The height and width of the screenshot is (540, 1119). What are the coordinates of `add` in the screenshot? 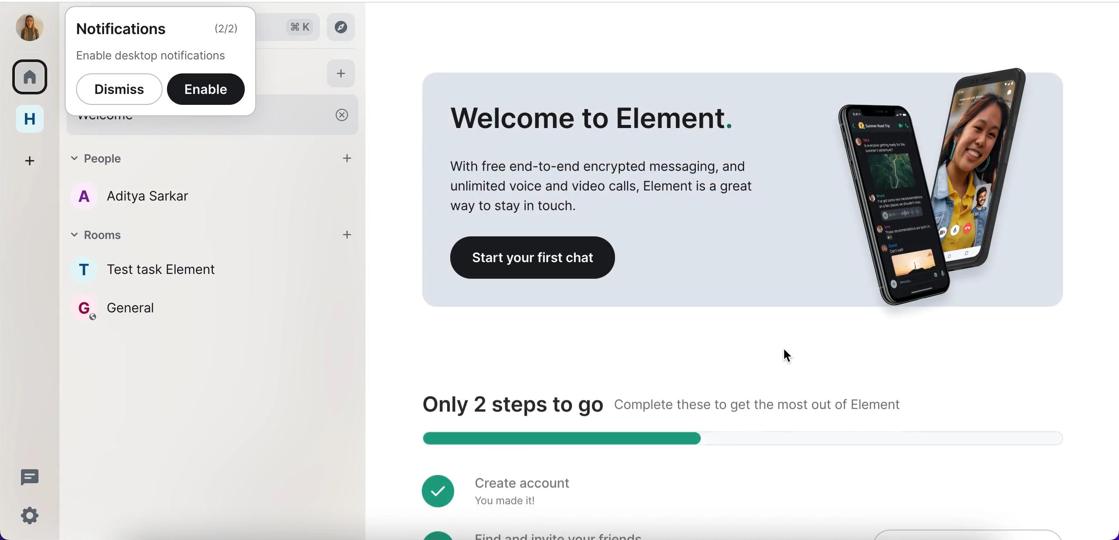 It's located at (343, 74).